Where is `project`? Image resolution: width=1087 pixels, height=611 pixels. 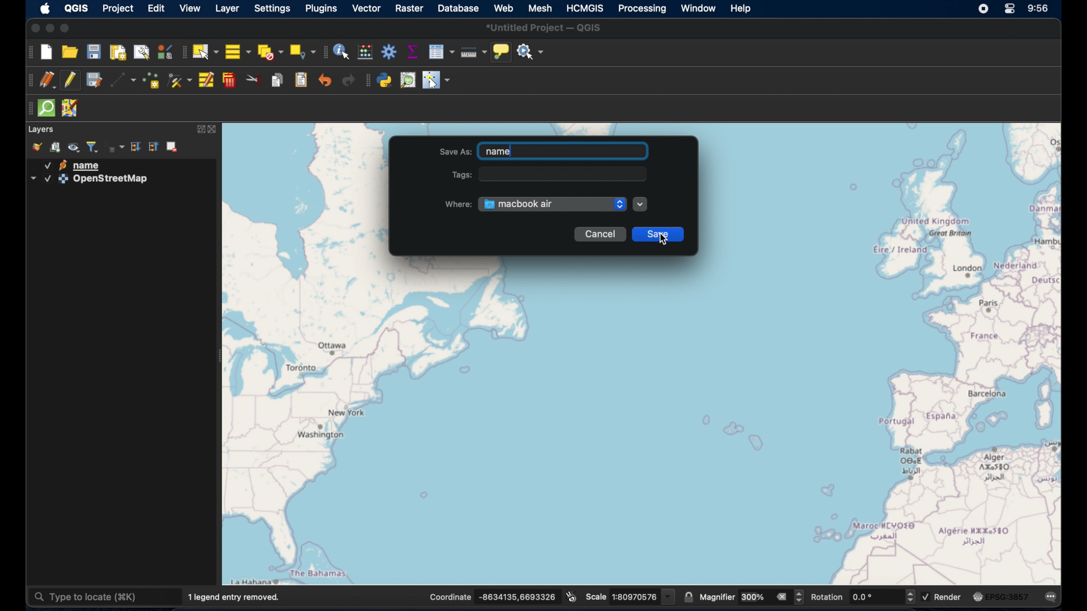 project is located at coordinates (117, 8).